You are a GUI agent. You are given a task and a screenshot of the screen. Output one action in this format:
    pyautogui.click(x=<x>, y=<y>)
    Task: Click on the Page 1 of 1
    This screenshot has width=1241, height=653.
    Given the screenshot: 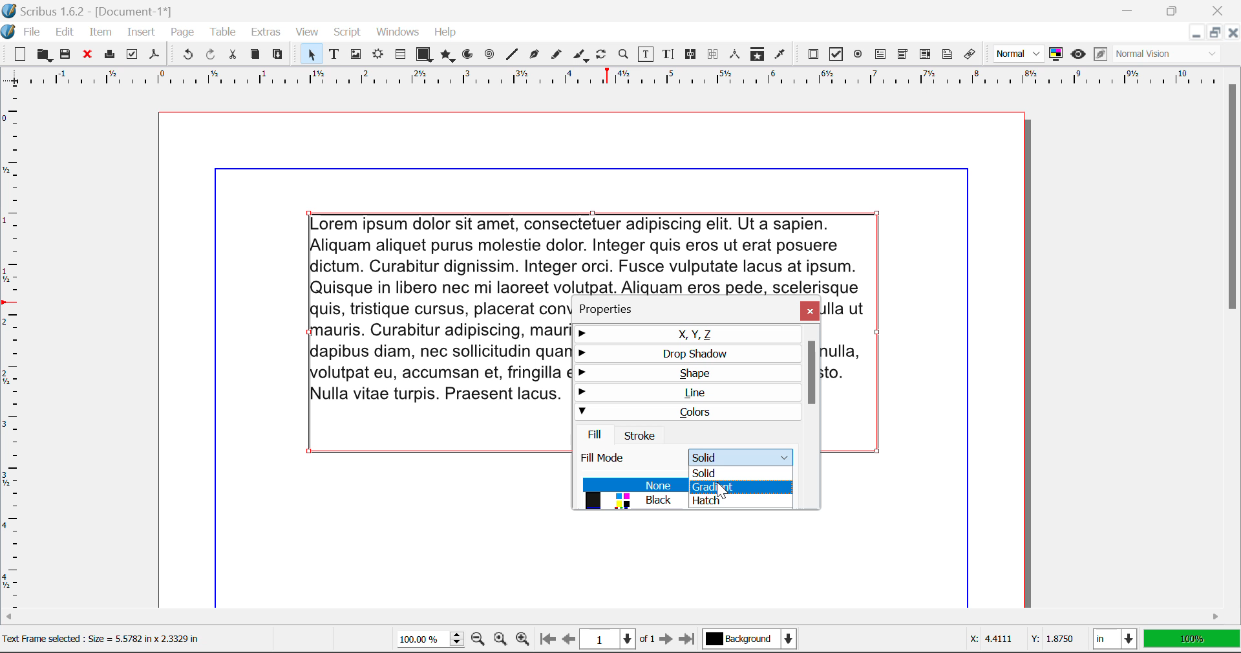 What is the action you would take?
    pyautogui.click(x=617, y=641)
    